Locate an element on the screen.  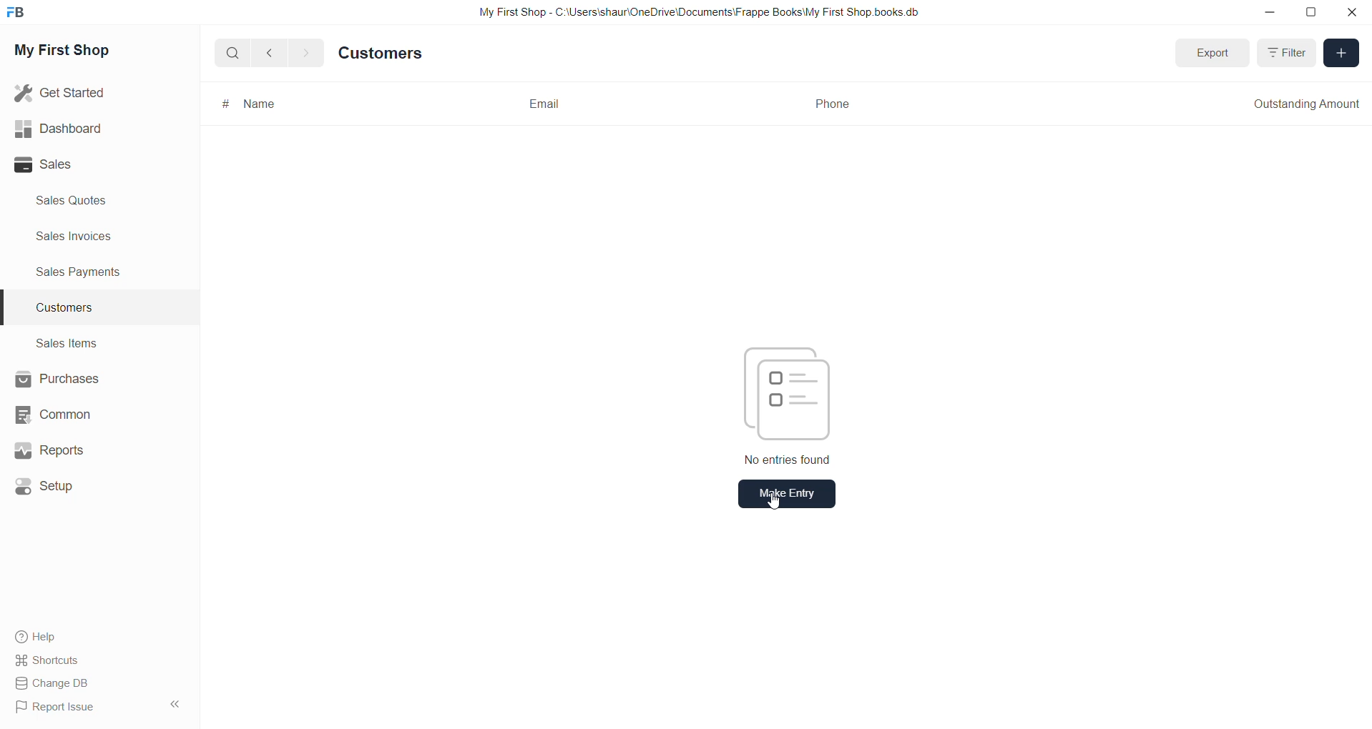
 Change DB is located at coordinates (55, 683).